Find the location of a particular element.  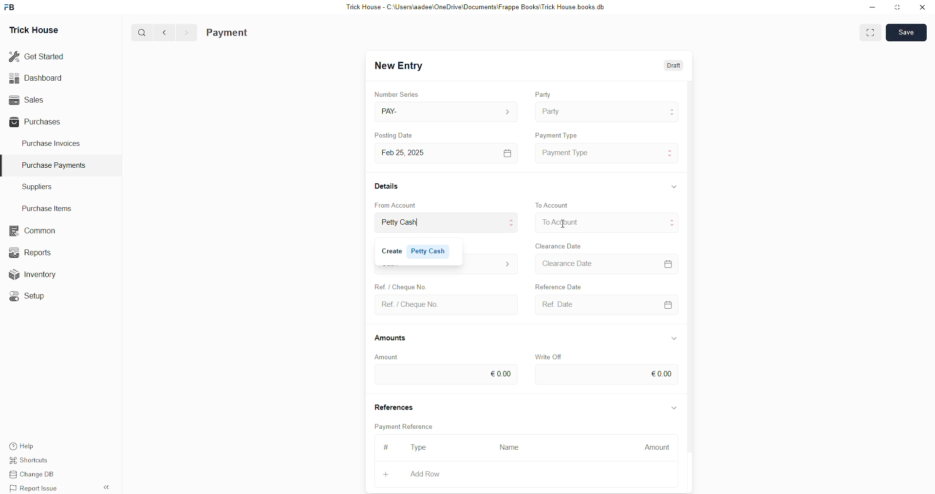

To Account is located at coordinates (554, 204).